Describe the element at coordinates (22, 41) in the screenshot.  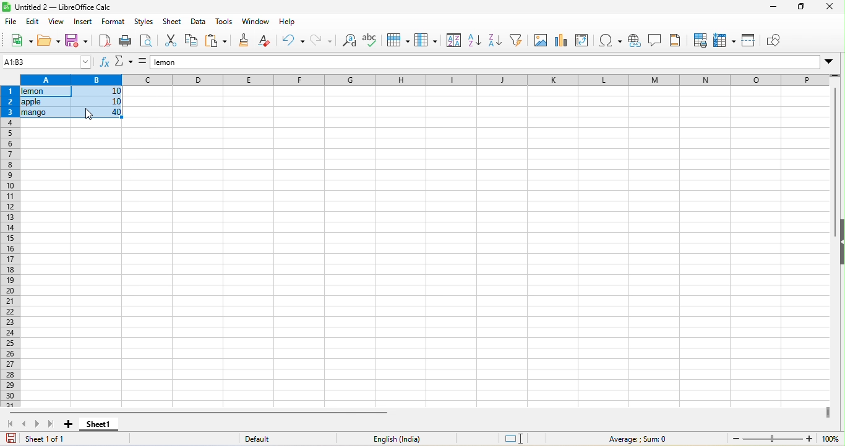
I see `new ` at that location.